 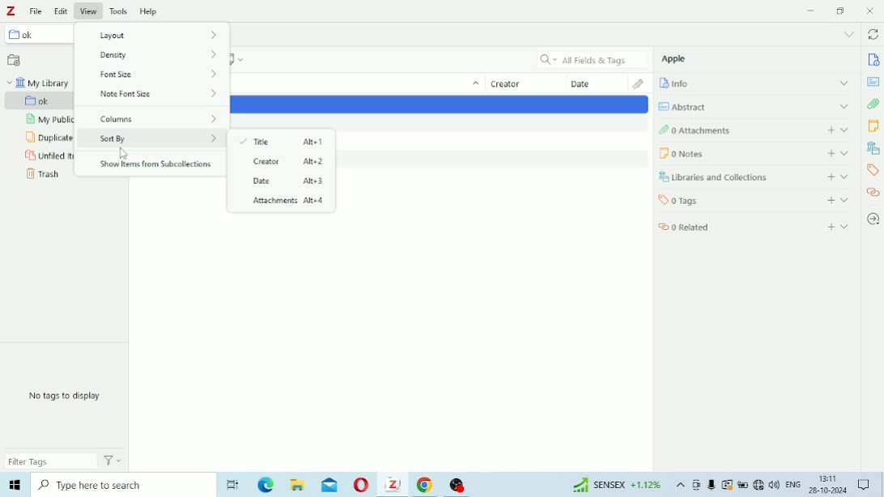 I want to click on Font Size, so click(x=159, y=76).